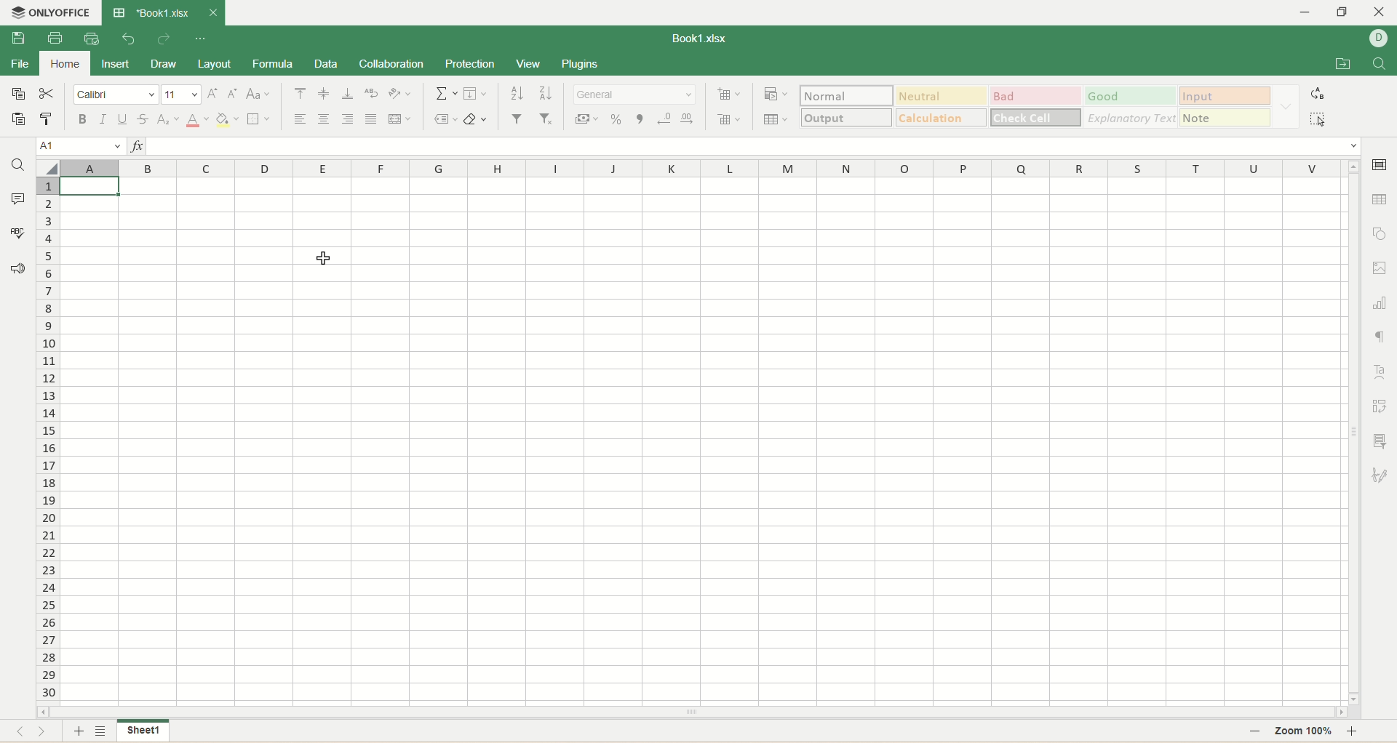 The width and height of the screenshot is (1397, 743). What do you see at coordinates (135, 145) in the screenshot?
I see `insert function` at bounding box center [135, 145].